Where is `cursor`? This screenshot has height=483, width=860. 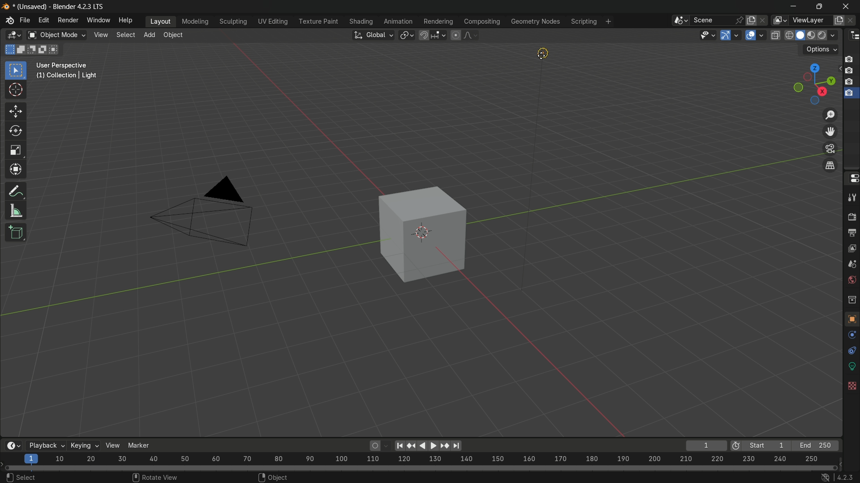
cursor is located at coordinates (541, 57).